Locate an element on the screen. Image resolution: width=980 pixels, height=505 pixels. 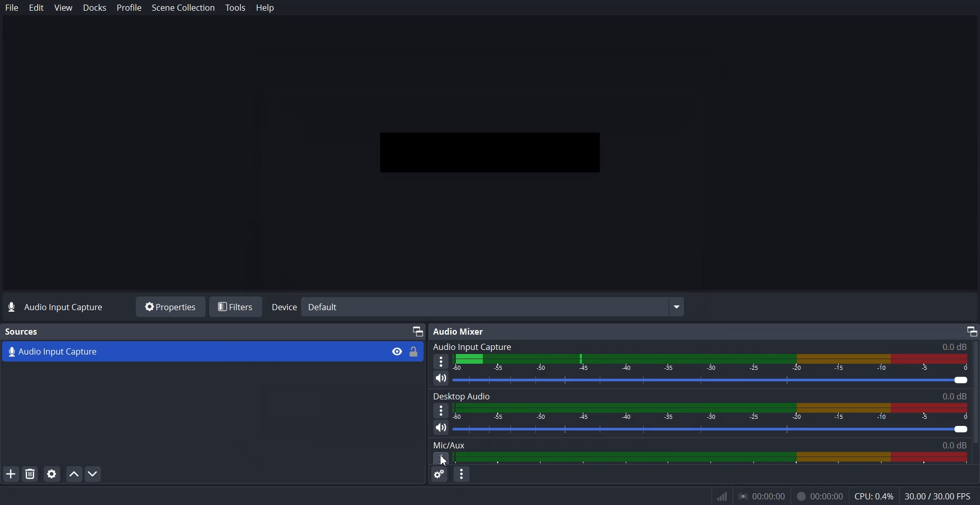
Text is located at coordinates (703, 395).